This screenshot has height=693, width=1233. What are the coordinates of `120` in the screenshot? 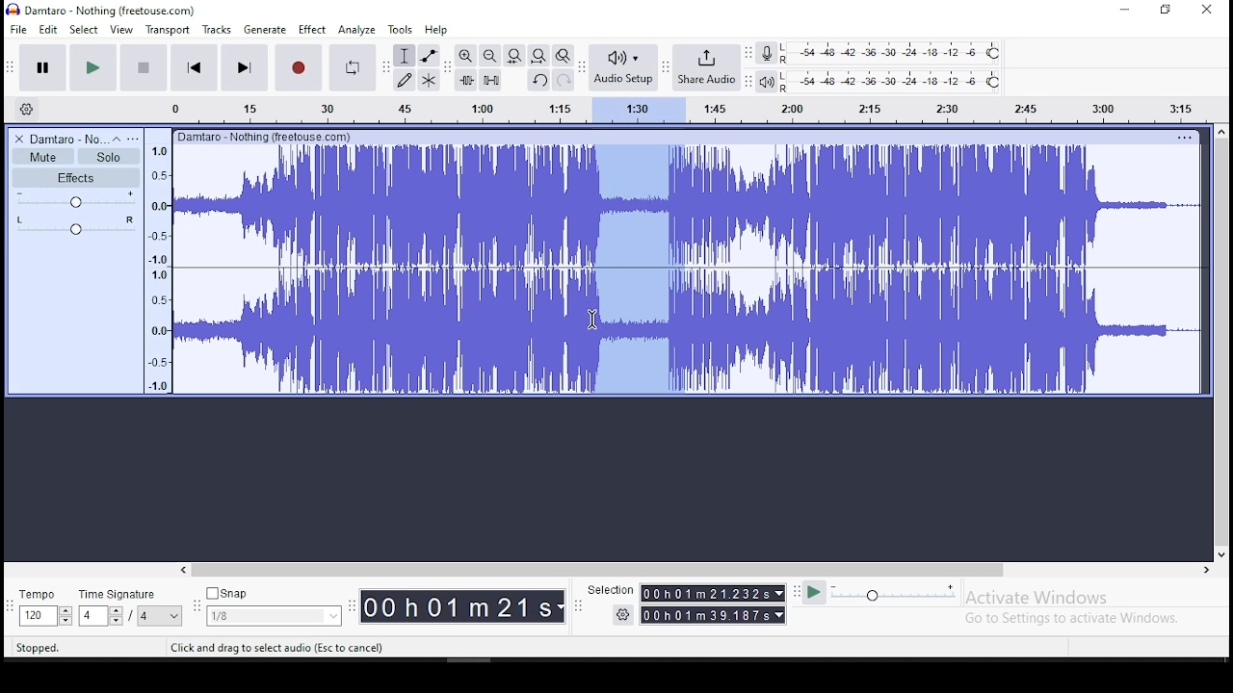 It's located at (37, 617).